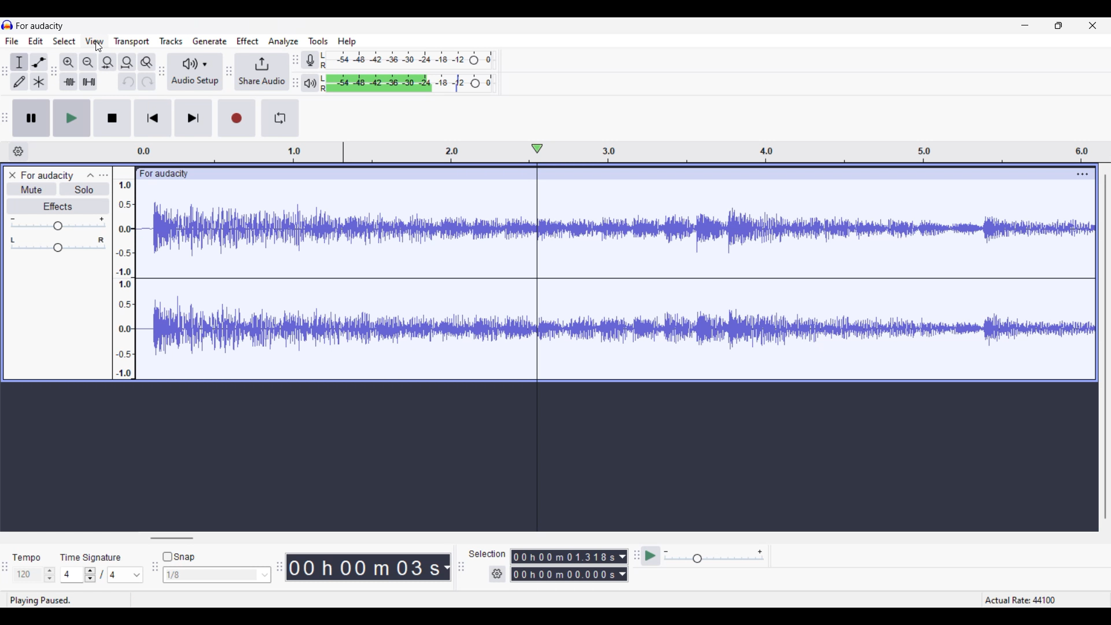  What do you see at coordinates (46, 175) in the screenshot?
I see `Project name` at bounding box center [46, 175].